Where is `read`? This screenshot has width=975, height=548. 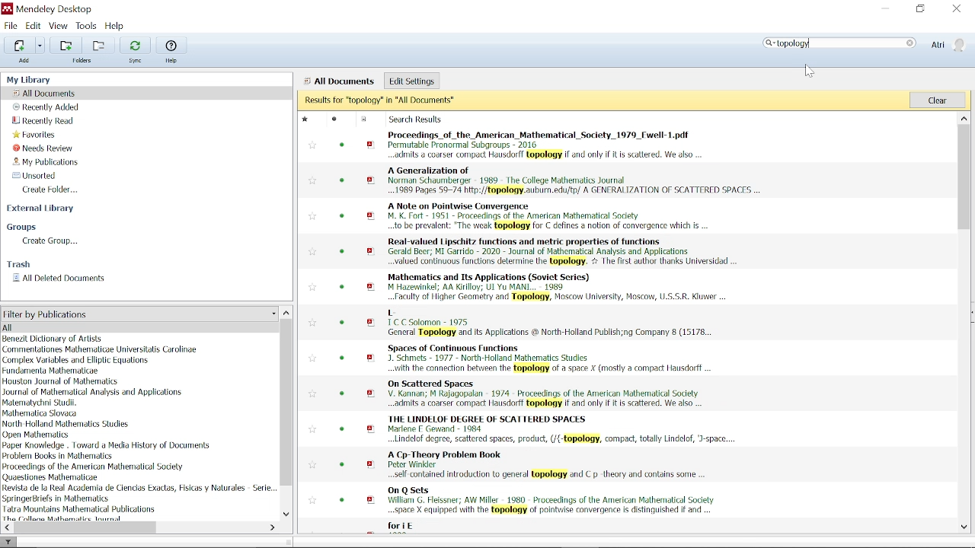 read is located at coordinates (344, 180).